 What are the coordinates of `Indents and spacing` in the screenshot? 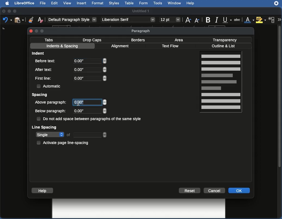 It's located at (62, 46).